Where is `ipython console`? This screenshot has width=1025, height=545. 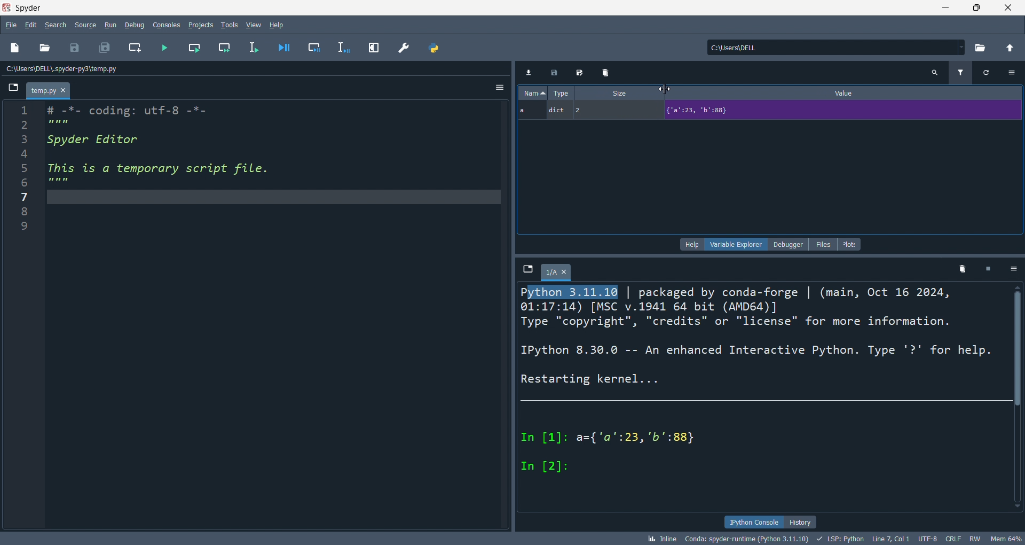
ipython console is located at coordinates (752, 522).